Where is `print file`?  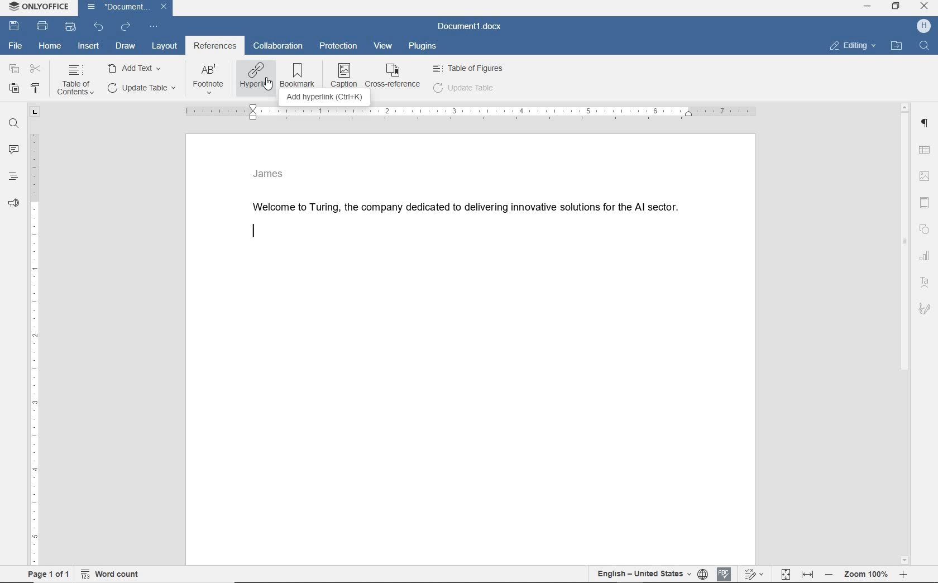 print file is located at coordinates (43, 27).